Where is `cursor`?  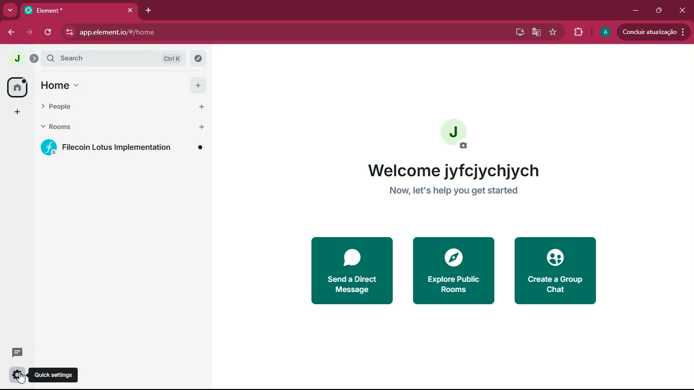 cursor is located at coordinates (22, 378).